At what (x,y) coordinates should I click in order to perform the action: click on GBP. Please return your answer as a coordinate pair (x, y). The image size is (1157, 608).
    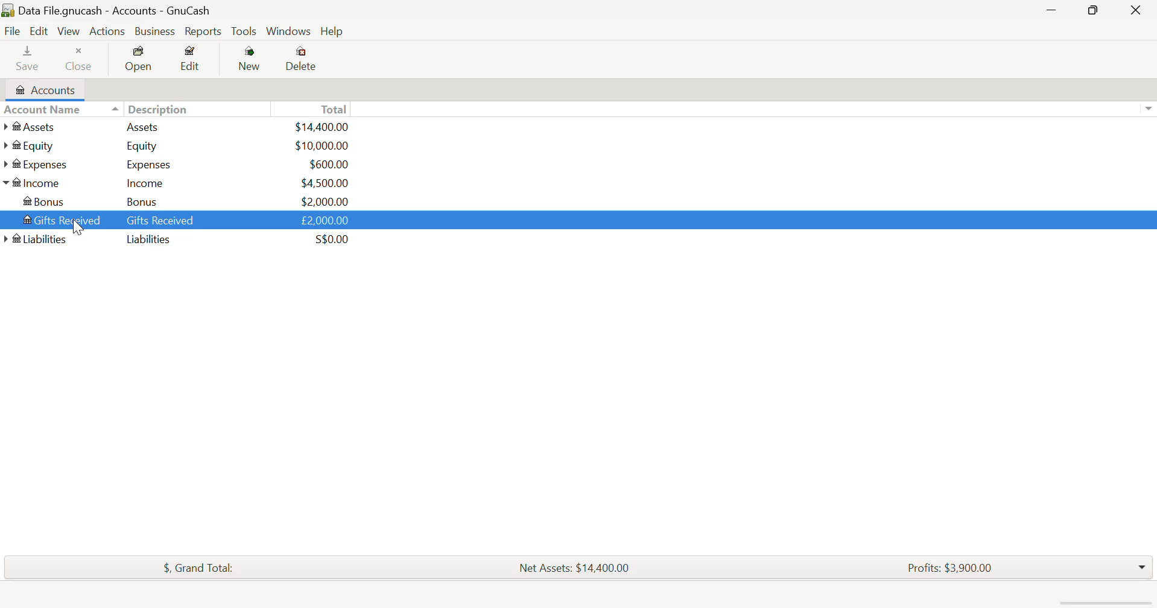
    Looking at the image, I should click on (324, 220).